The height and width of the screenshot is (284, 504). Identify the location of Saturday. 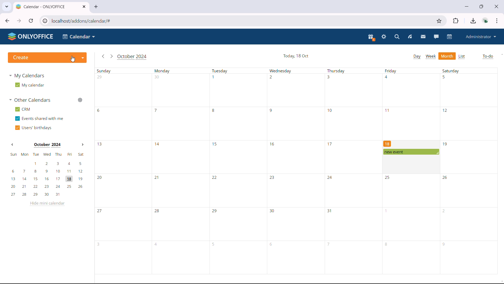
(451, 70).